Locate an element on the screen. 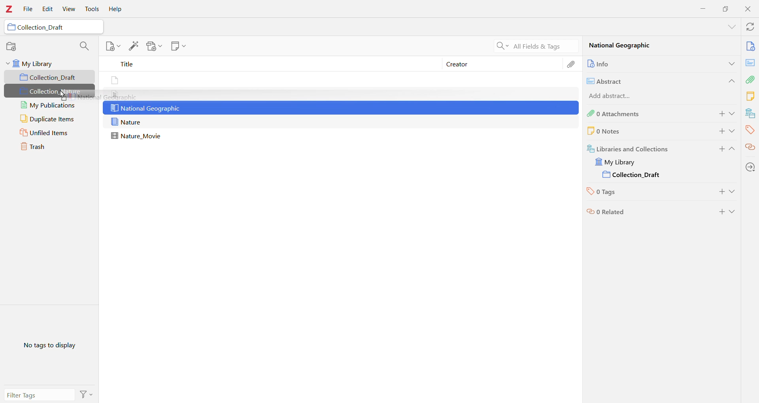 Image resolution: width=759 pixels, height=403 pixels. Add is located at coordinates (719, 131).